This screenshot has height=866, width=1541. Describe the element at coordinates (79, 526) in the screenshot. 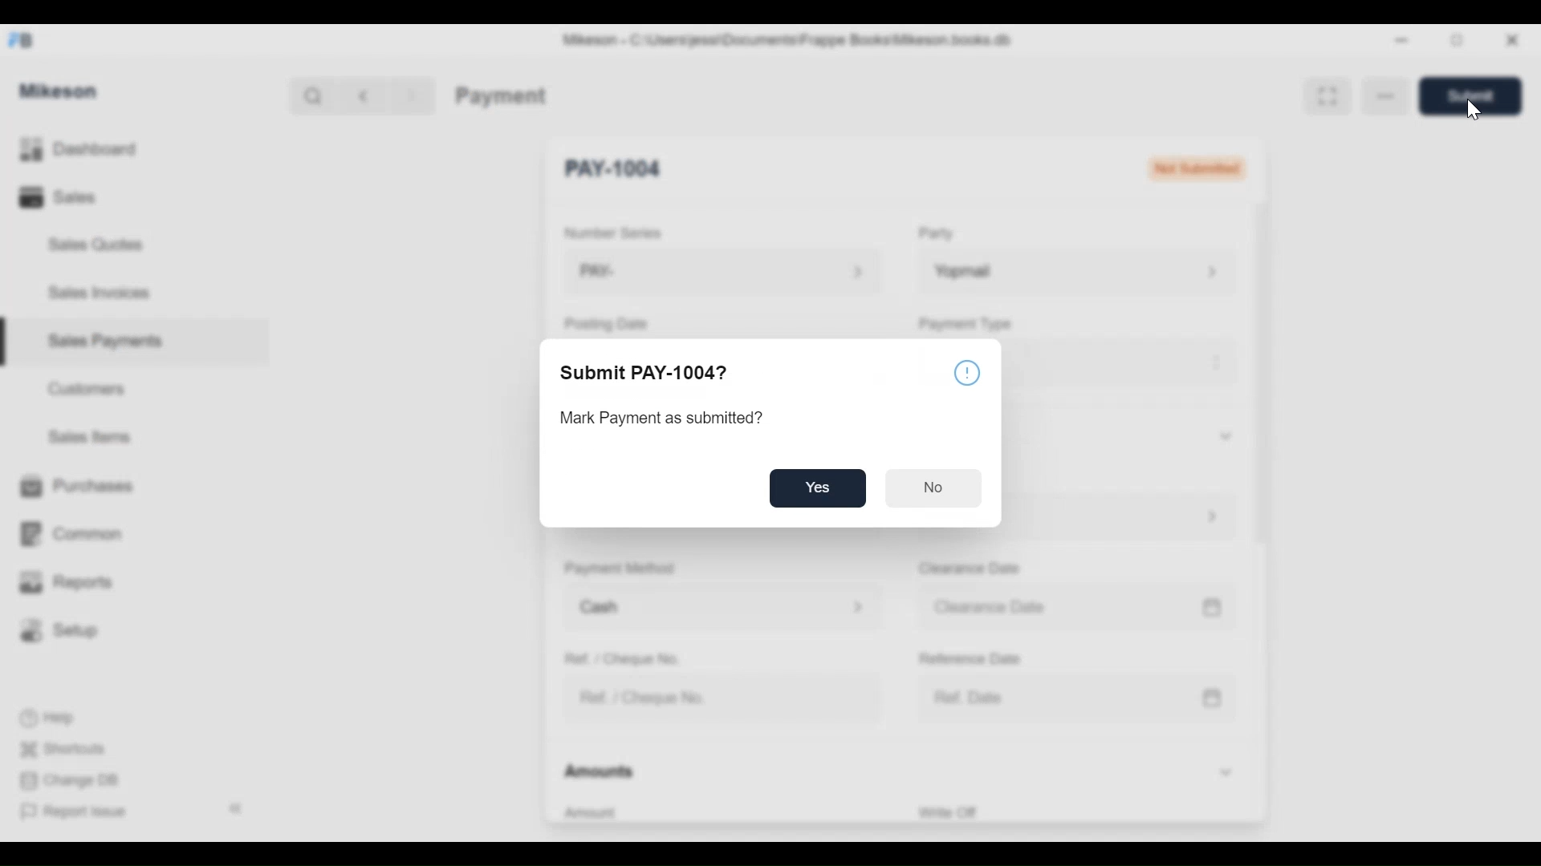

I see `Common` at that location.